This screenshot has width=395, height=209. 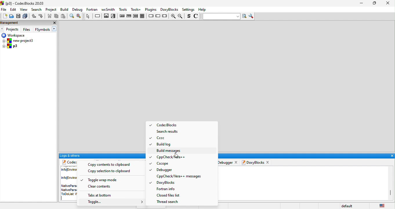 I want to click on minimize, so click(x=361, y=4).